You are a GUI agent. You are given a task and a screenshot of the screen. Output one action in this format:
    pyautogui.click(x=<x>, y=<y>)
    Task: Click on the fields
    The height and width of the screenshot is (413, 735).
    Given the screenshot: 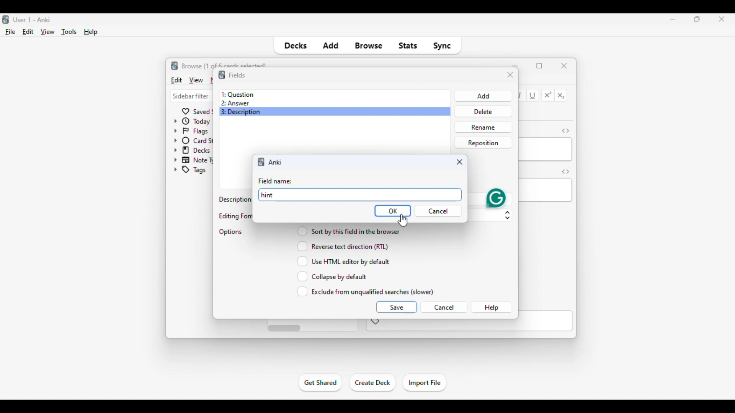 What is the action you would take?
    pyautogui.click(x=237, y=75)
    